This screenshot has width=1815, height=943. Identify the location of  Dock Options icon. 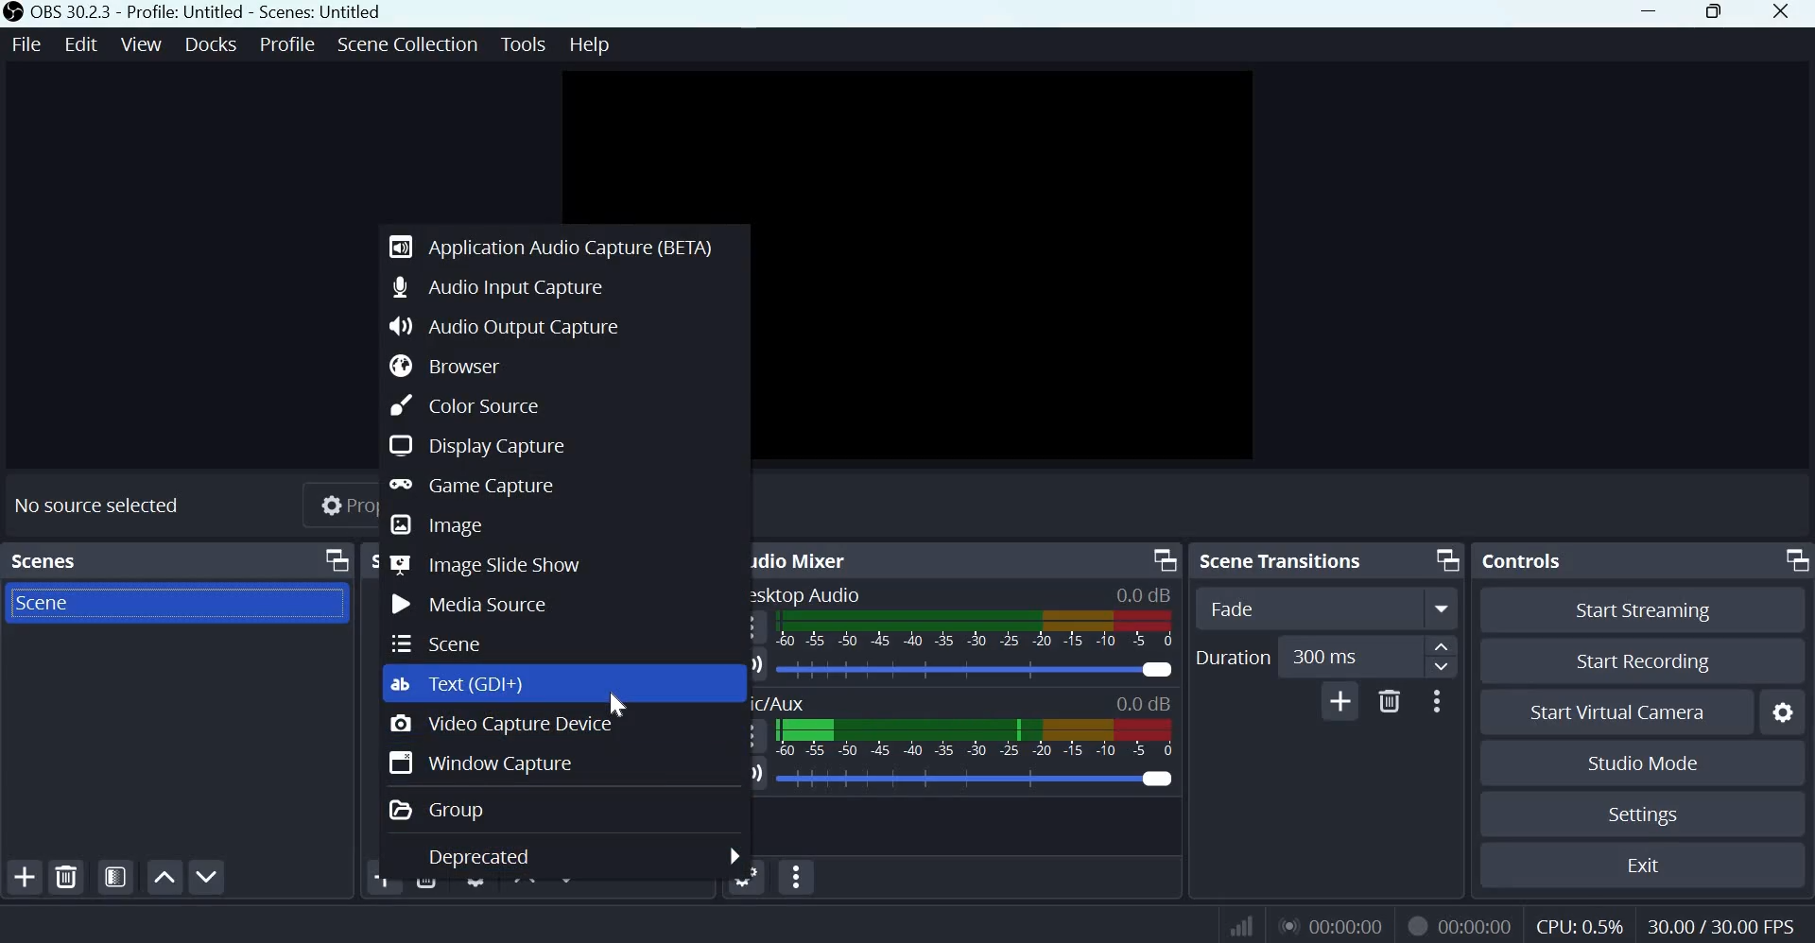
(1445, 558).